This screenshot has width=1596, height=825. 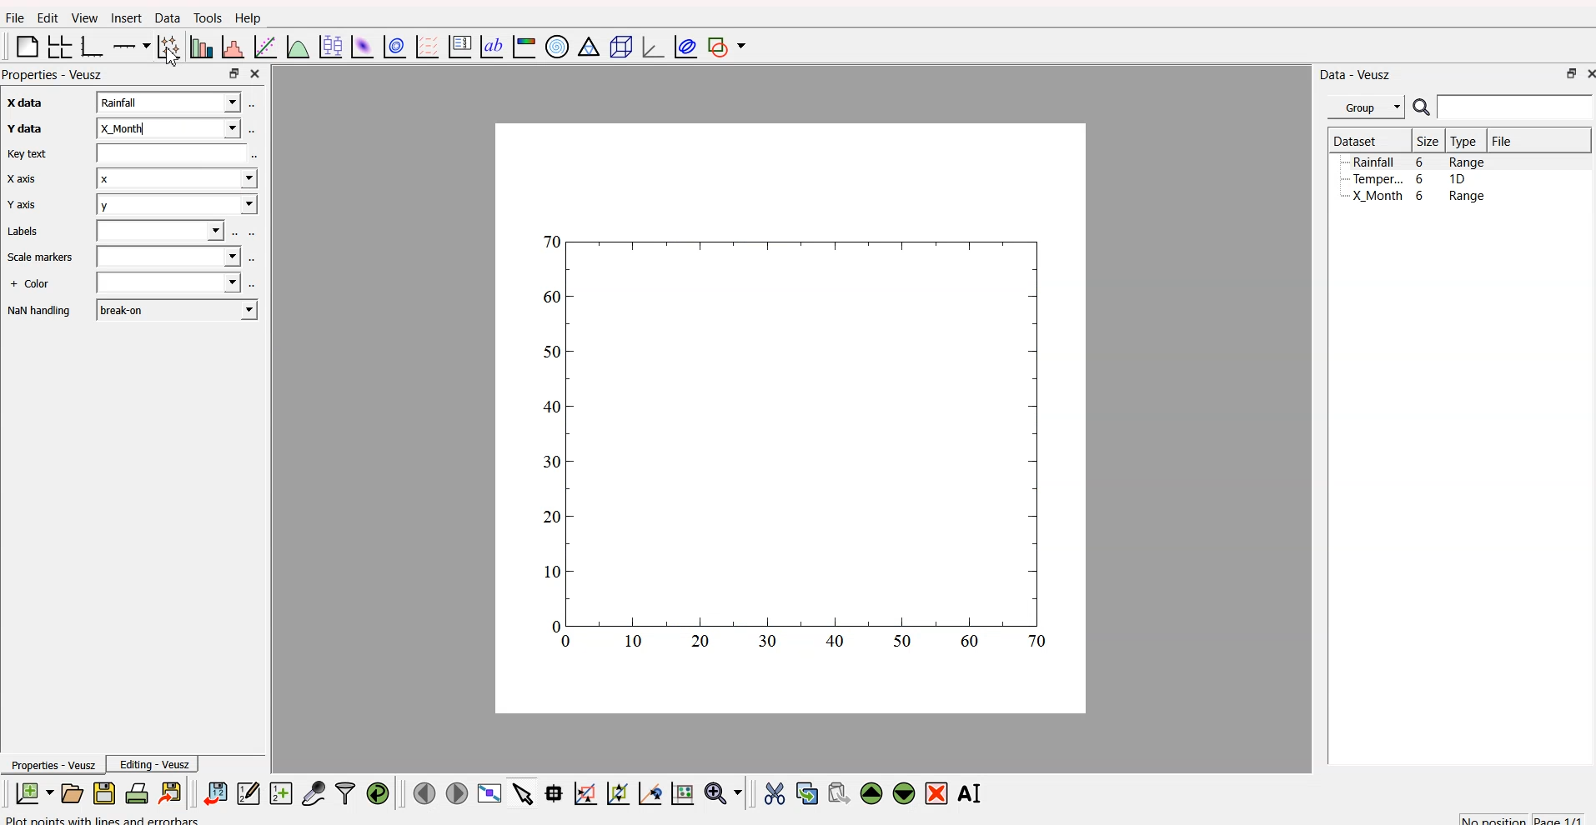 I want to click on cut the widget, so click(x=773, y=792).